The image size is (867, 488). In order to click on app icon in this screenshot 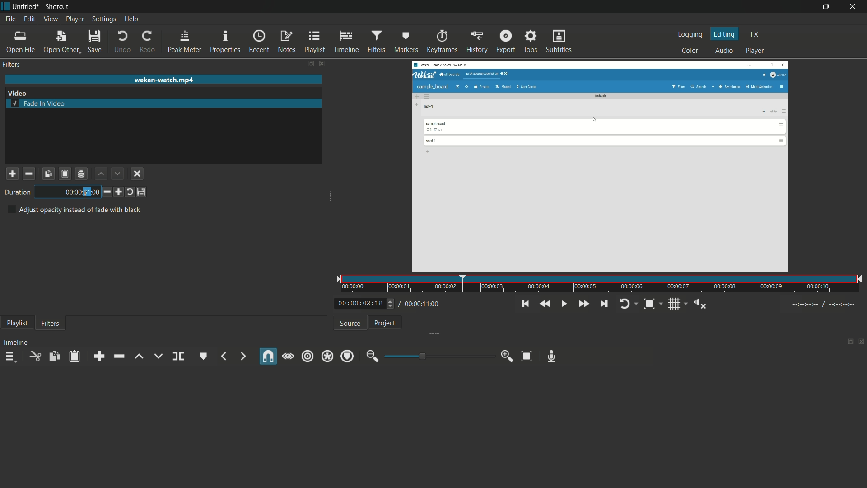, I will do `click(5, 7)`.